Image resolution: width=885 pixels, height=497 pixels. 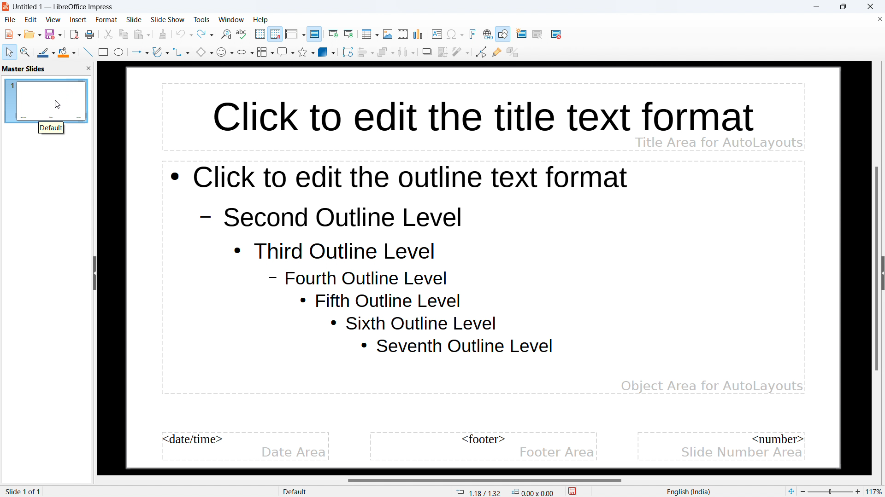 I want to click on symbol shapes, so click(x=225, y=52).